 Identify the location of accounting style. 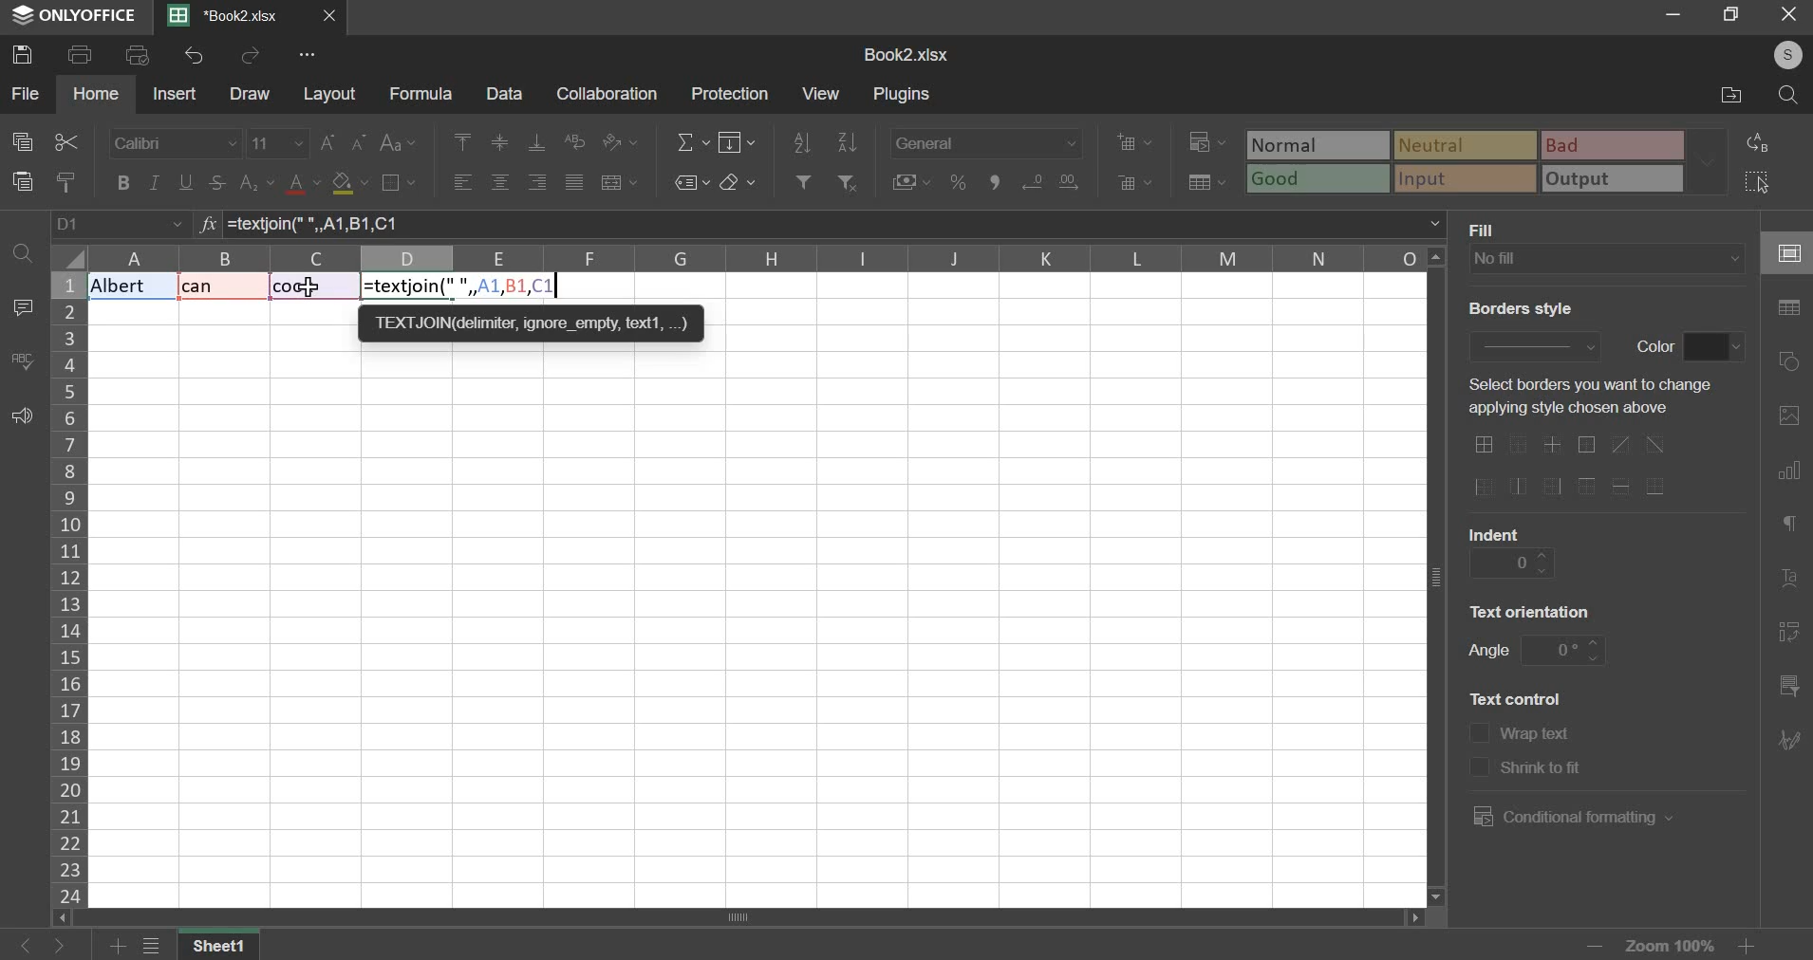
(912, 181).